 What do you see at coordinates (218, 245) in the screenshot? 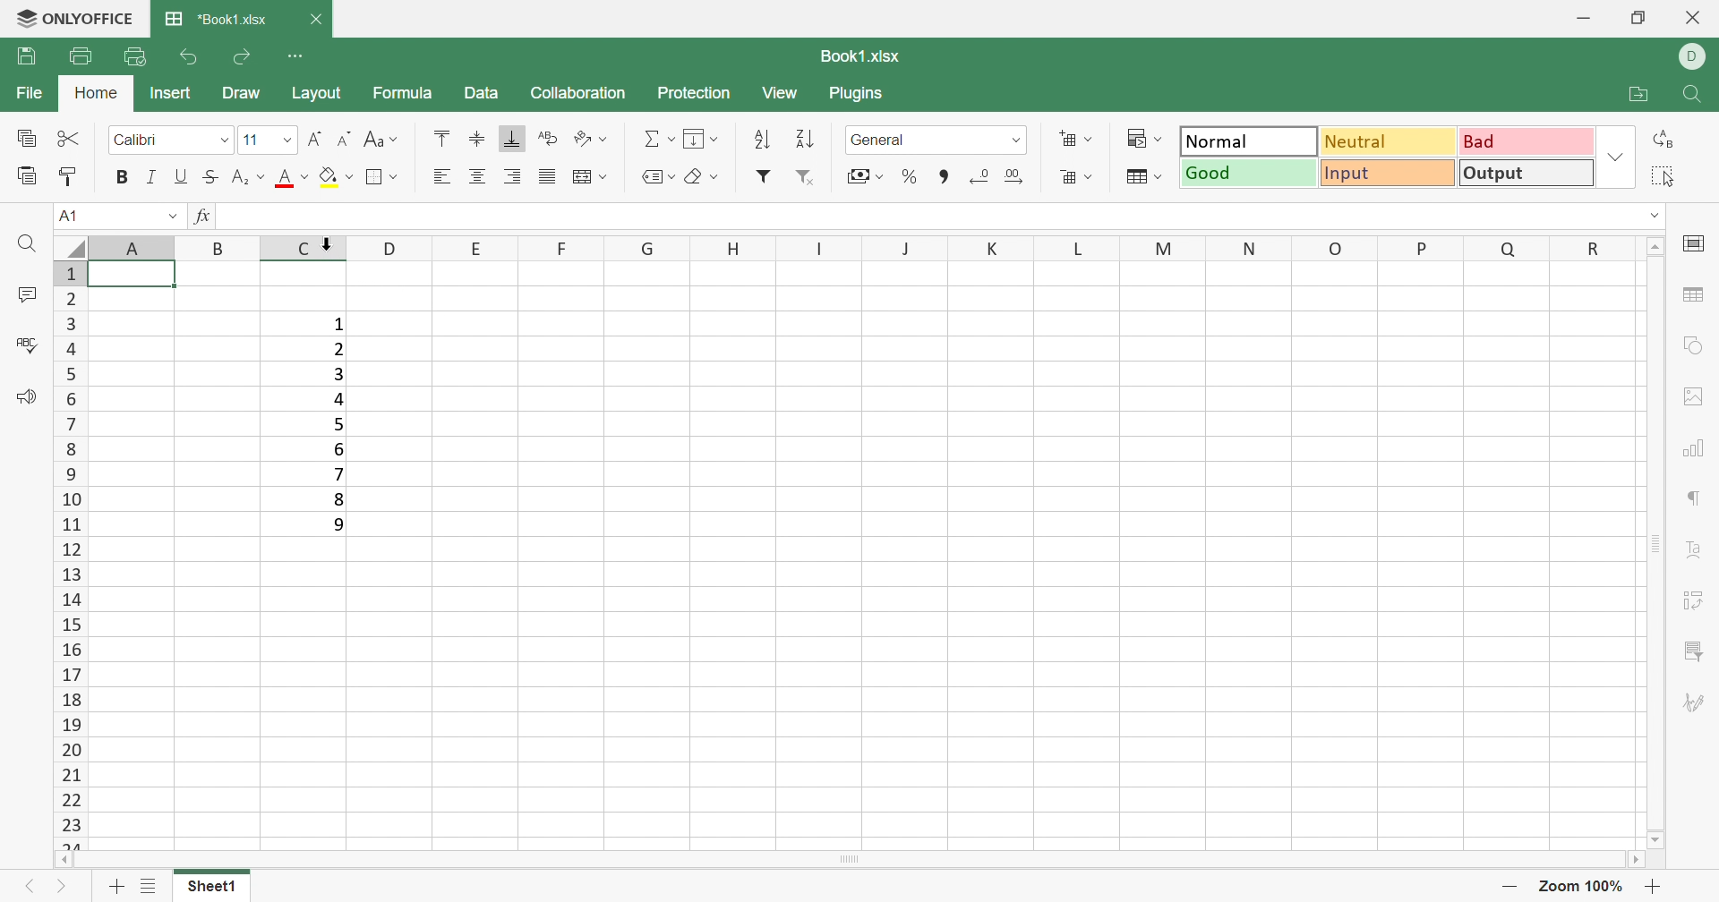
I see `` at bounding box center [218, 245].